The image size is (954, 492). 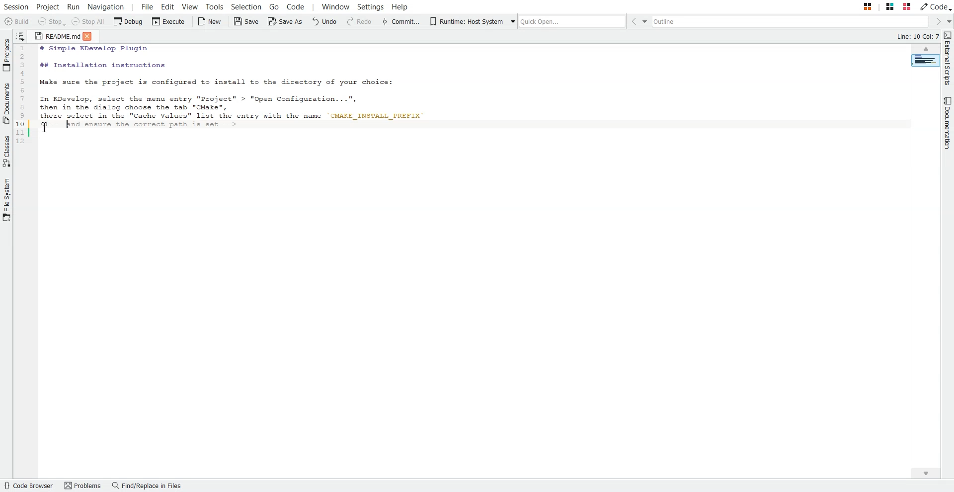 I want to click on Debug, so click(x=127, y=22).